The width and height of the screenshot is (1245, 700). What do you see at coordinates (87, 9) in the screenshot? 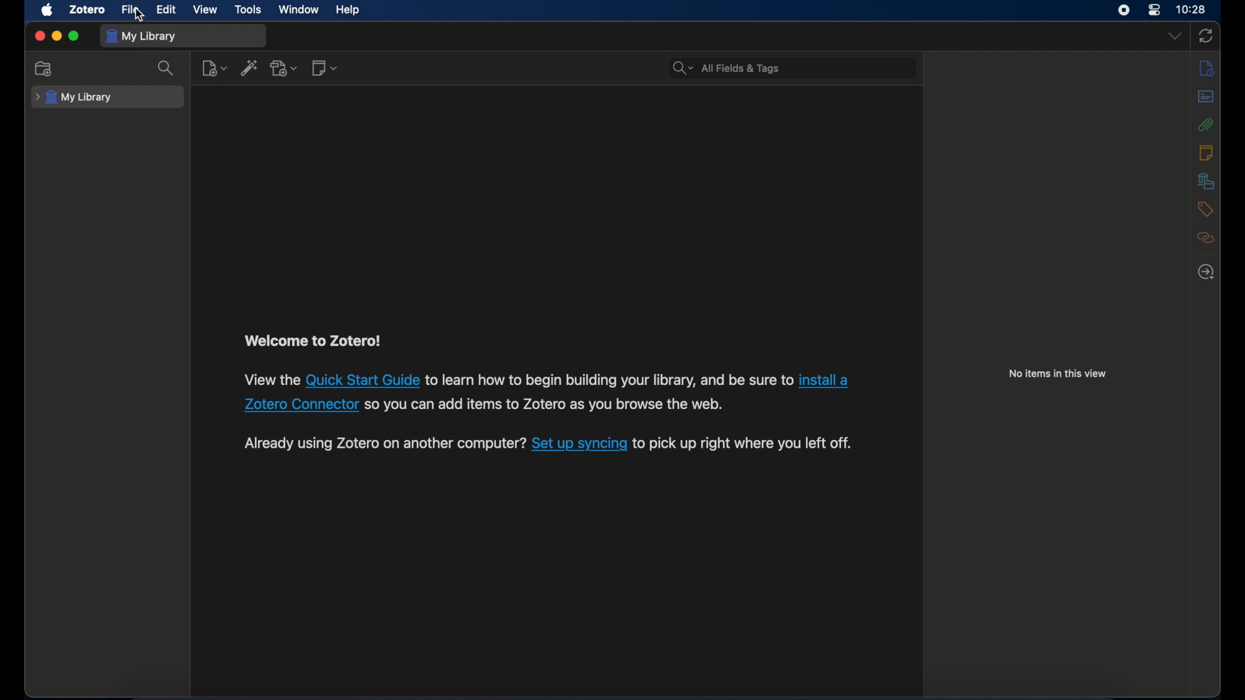
I see `zotero` at bounding box center [87, 9].